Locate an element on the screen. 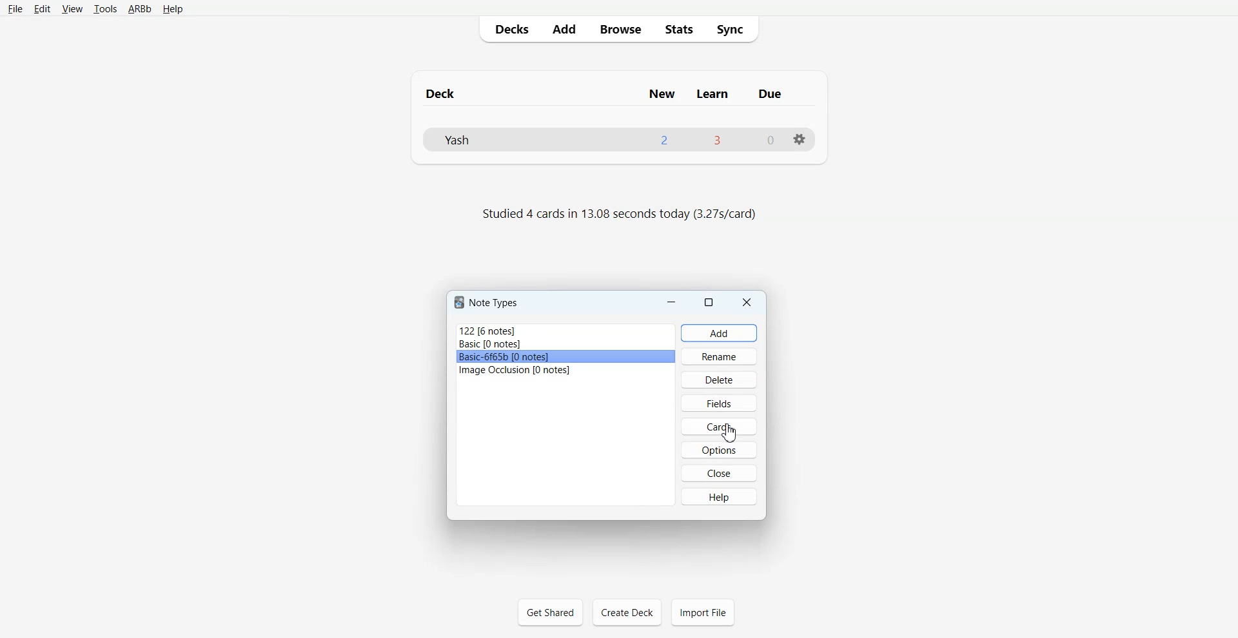 This screenshot has height=638, width=1238. Stats is located at coordinates (676, 29).